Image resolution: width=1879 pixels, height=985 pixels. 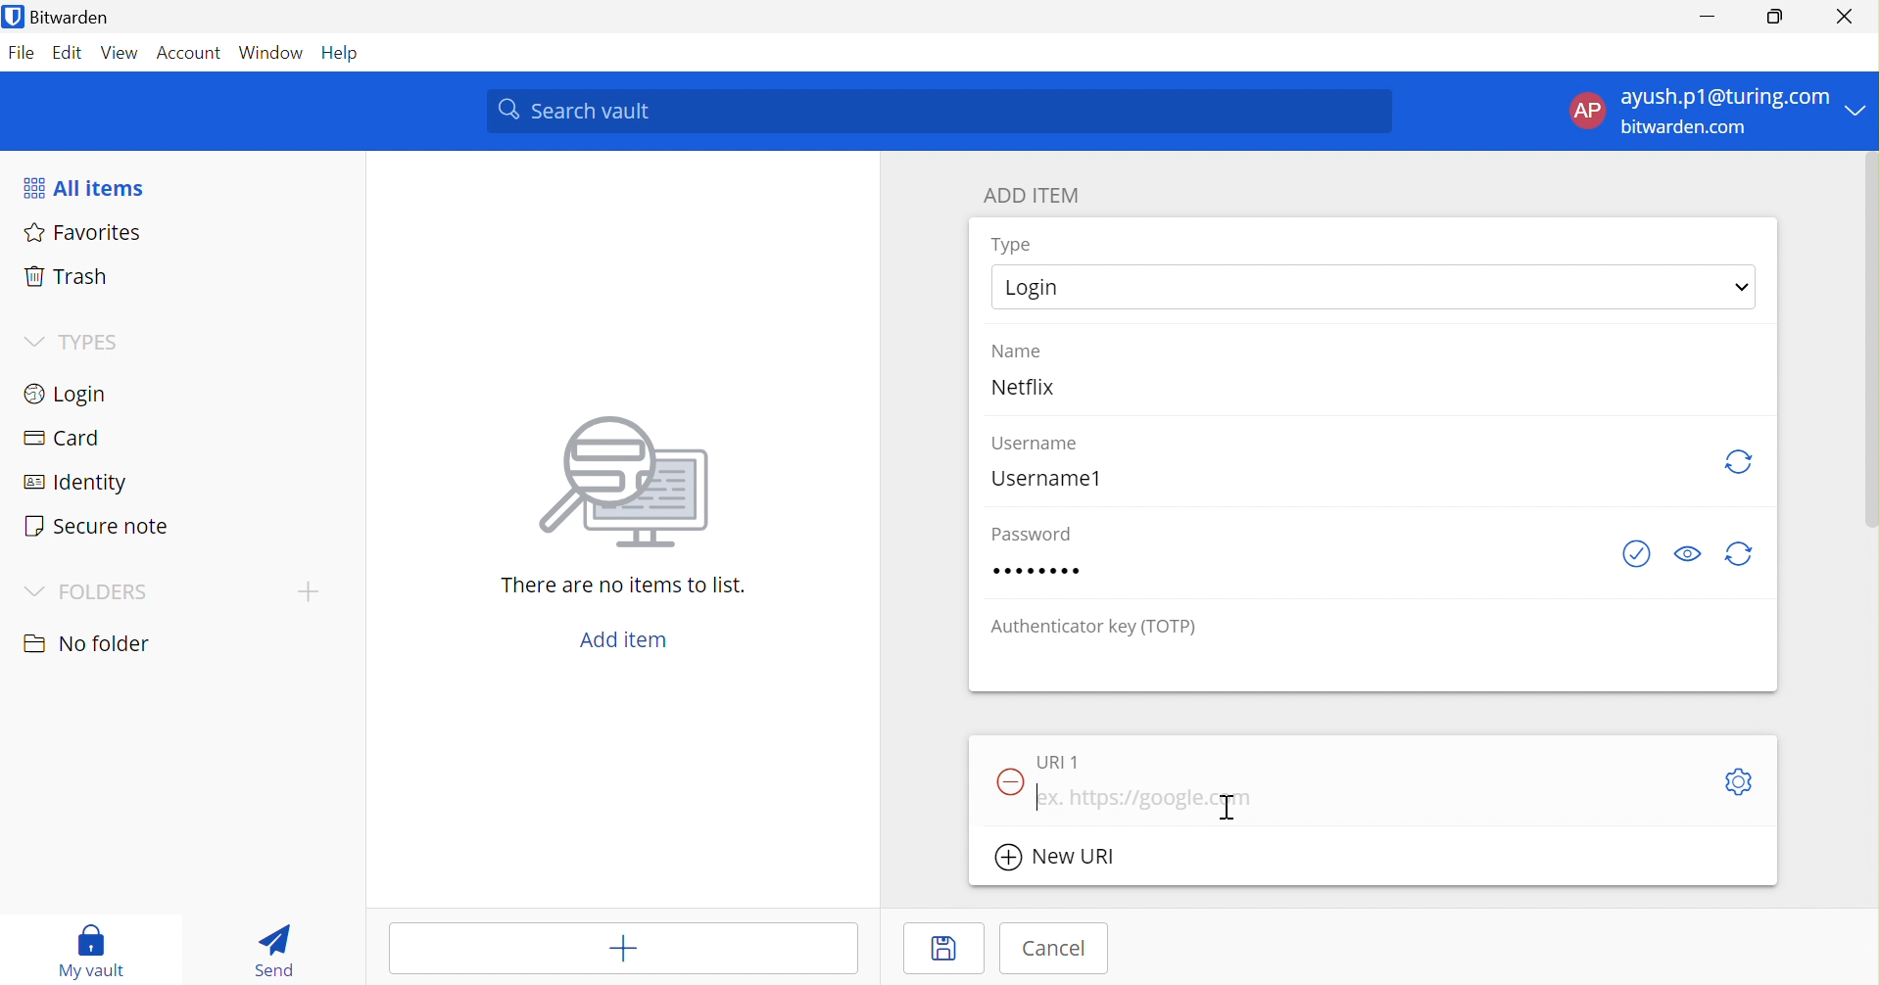 What do you see at coordinates (1057, 856) in the screenshot?
I see `New URl` at bounding box center [1057, 856].